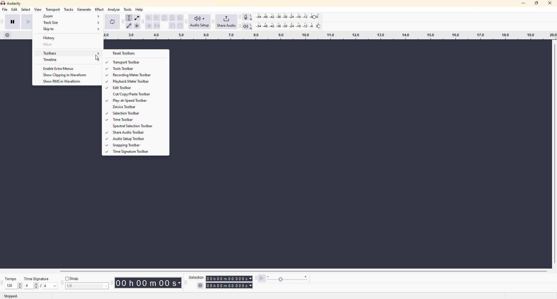  Describe the element at coordinates (123, 69) in the screenshot. I see `tools toolbar` at that location.